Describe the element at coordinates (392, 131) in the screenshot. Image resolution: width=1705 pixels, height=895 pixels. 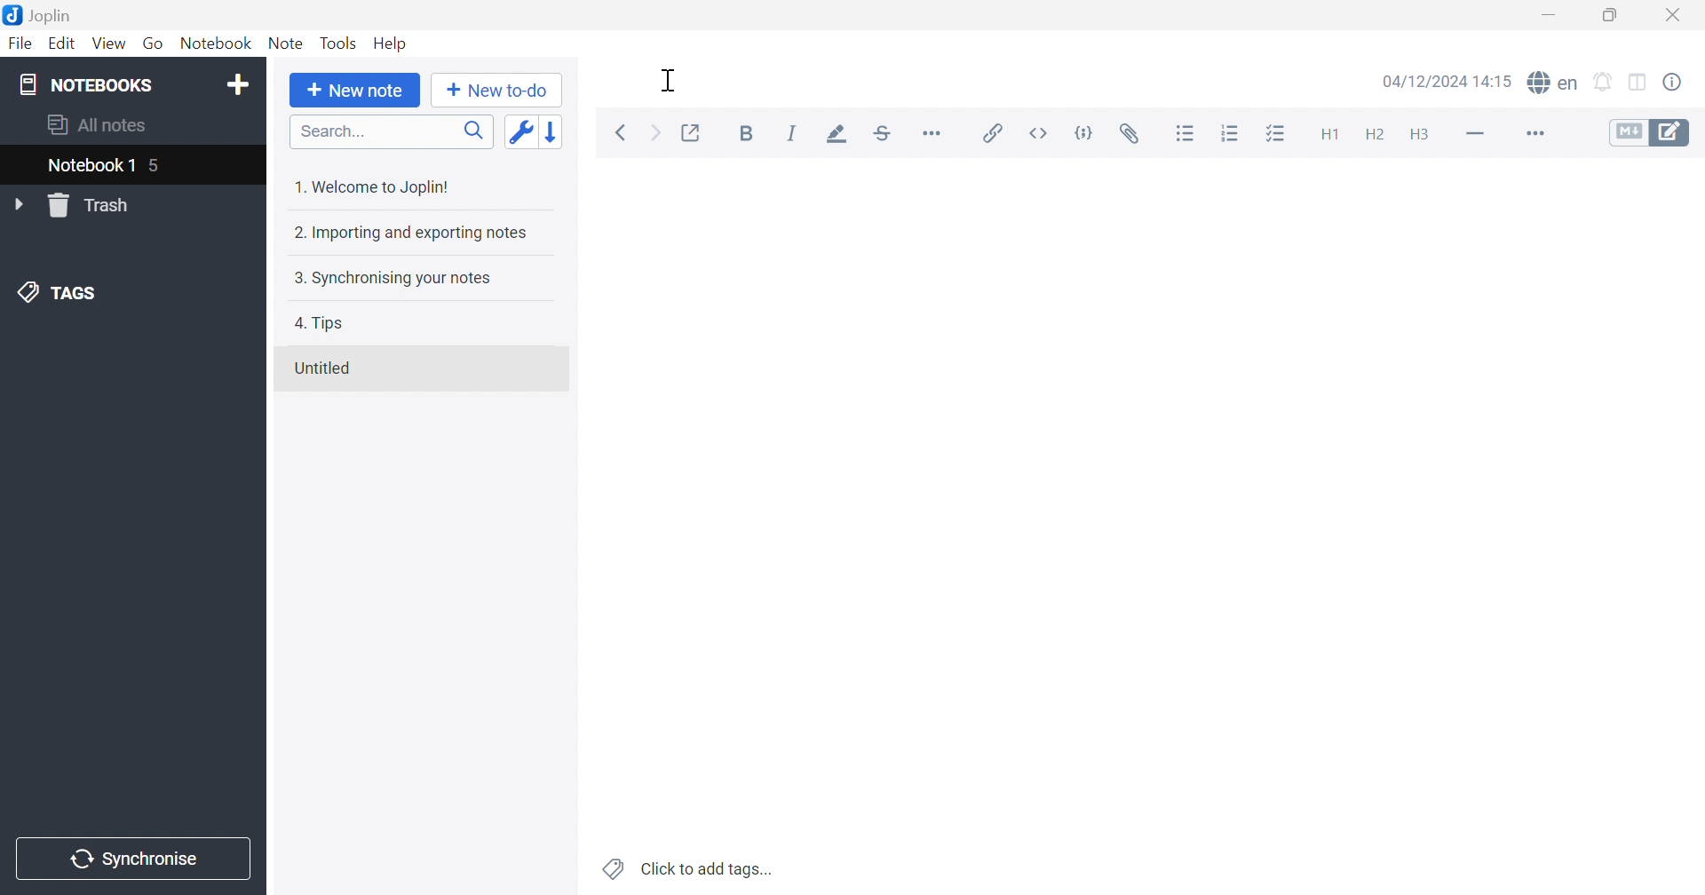
I see `Search...` at that location.